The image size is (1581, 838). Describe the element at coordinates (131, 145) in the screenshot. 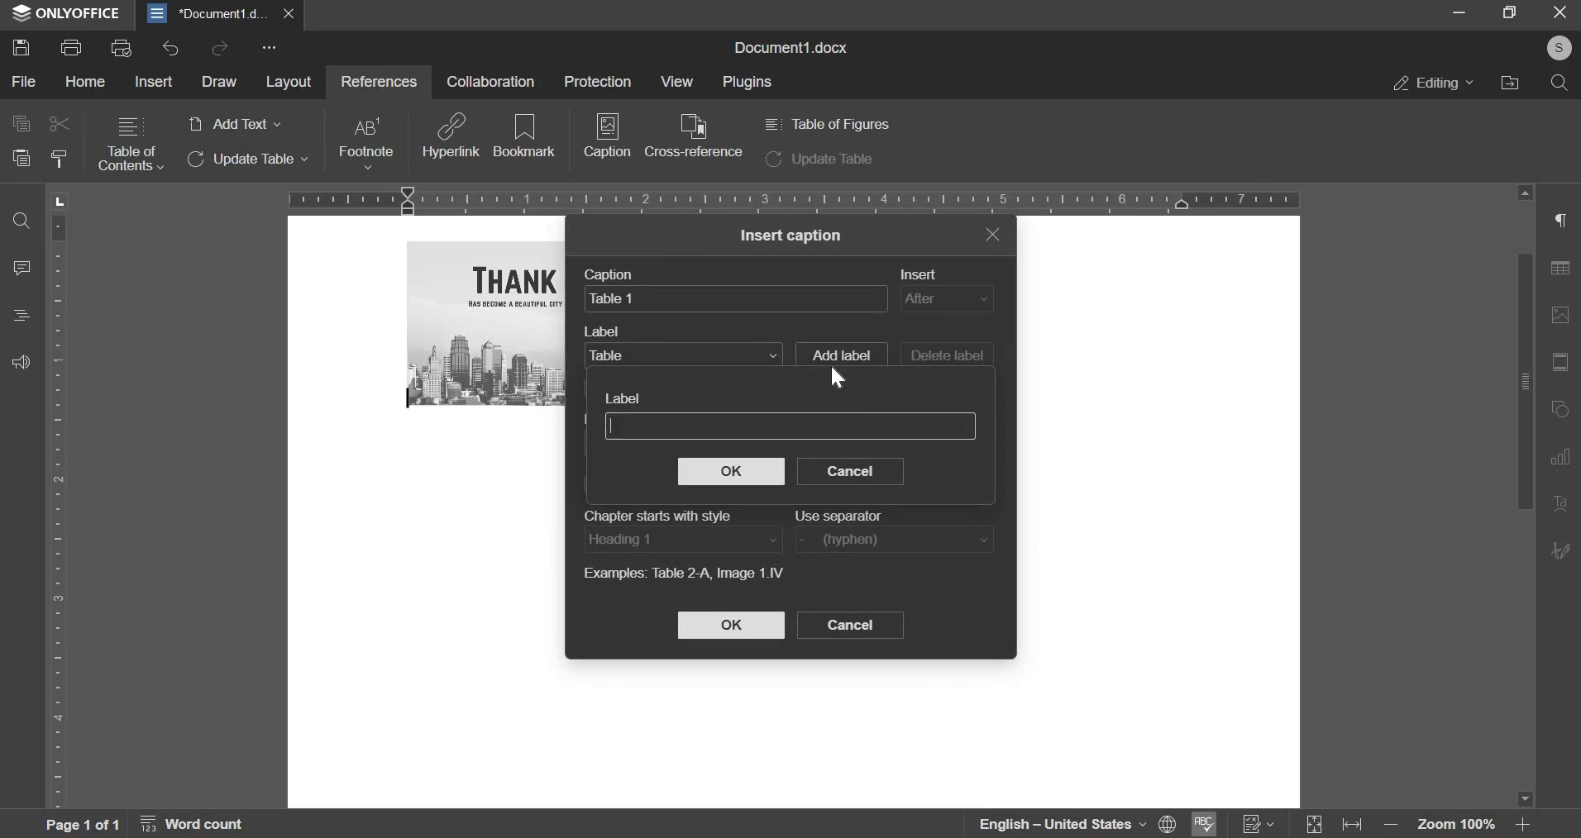

I see `table of contents` at that location.